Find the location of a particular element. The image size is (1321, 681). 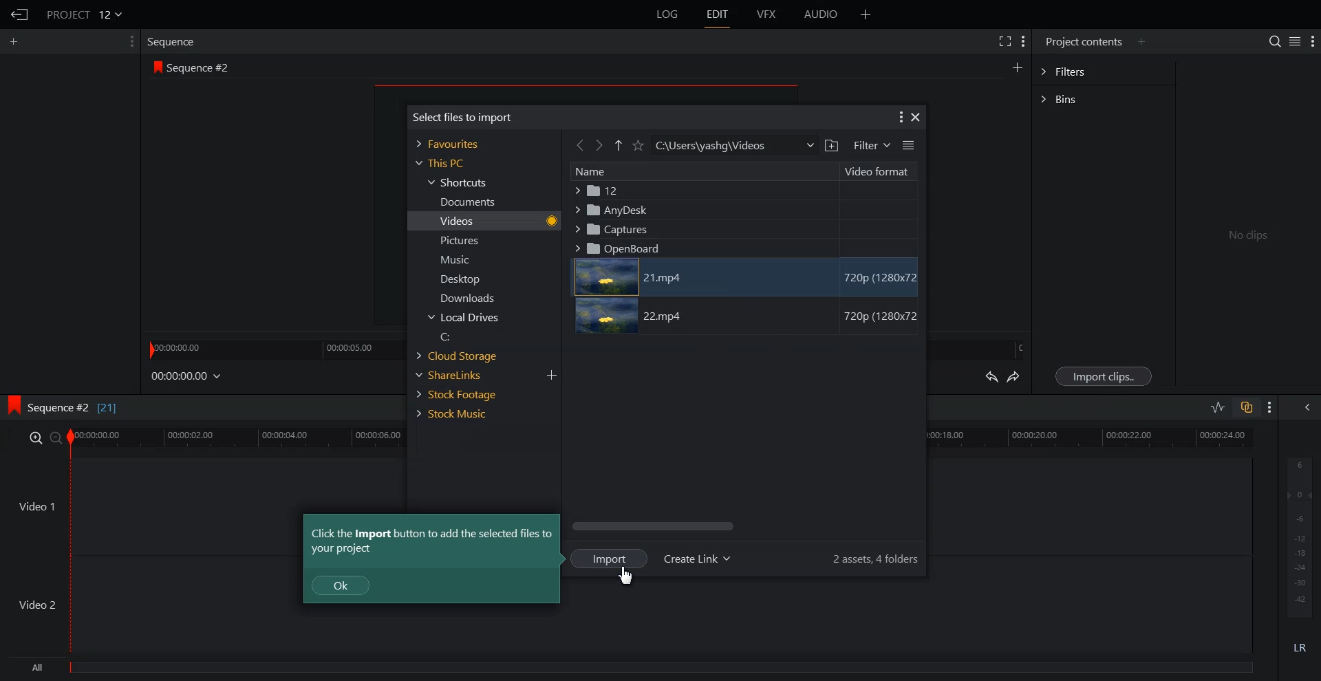

VFX is located at coordinates (767, 14).